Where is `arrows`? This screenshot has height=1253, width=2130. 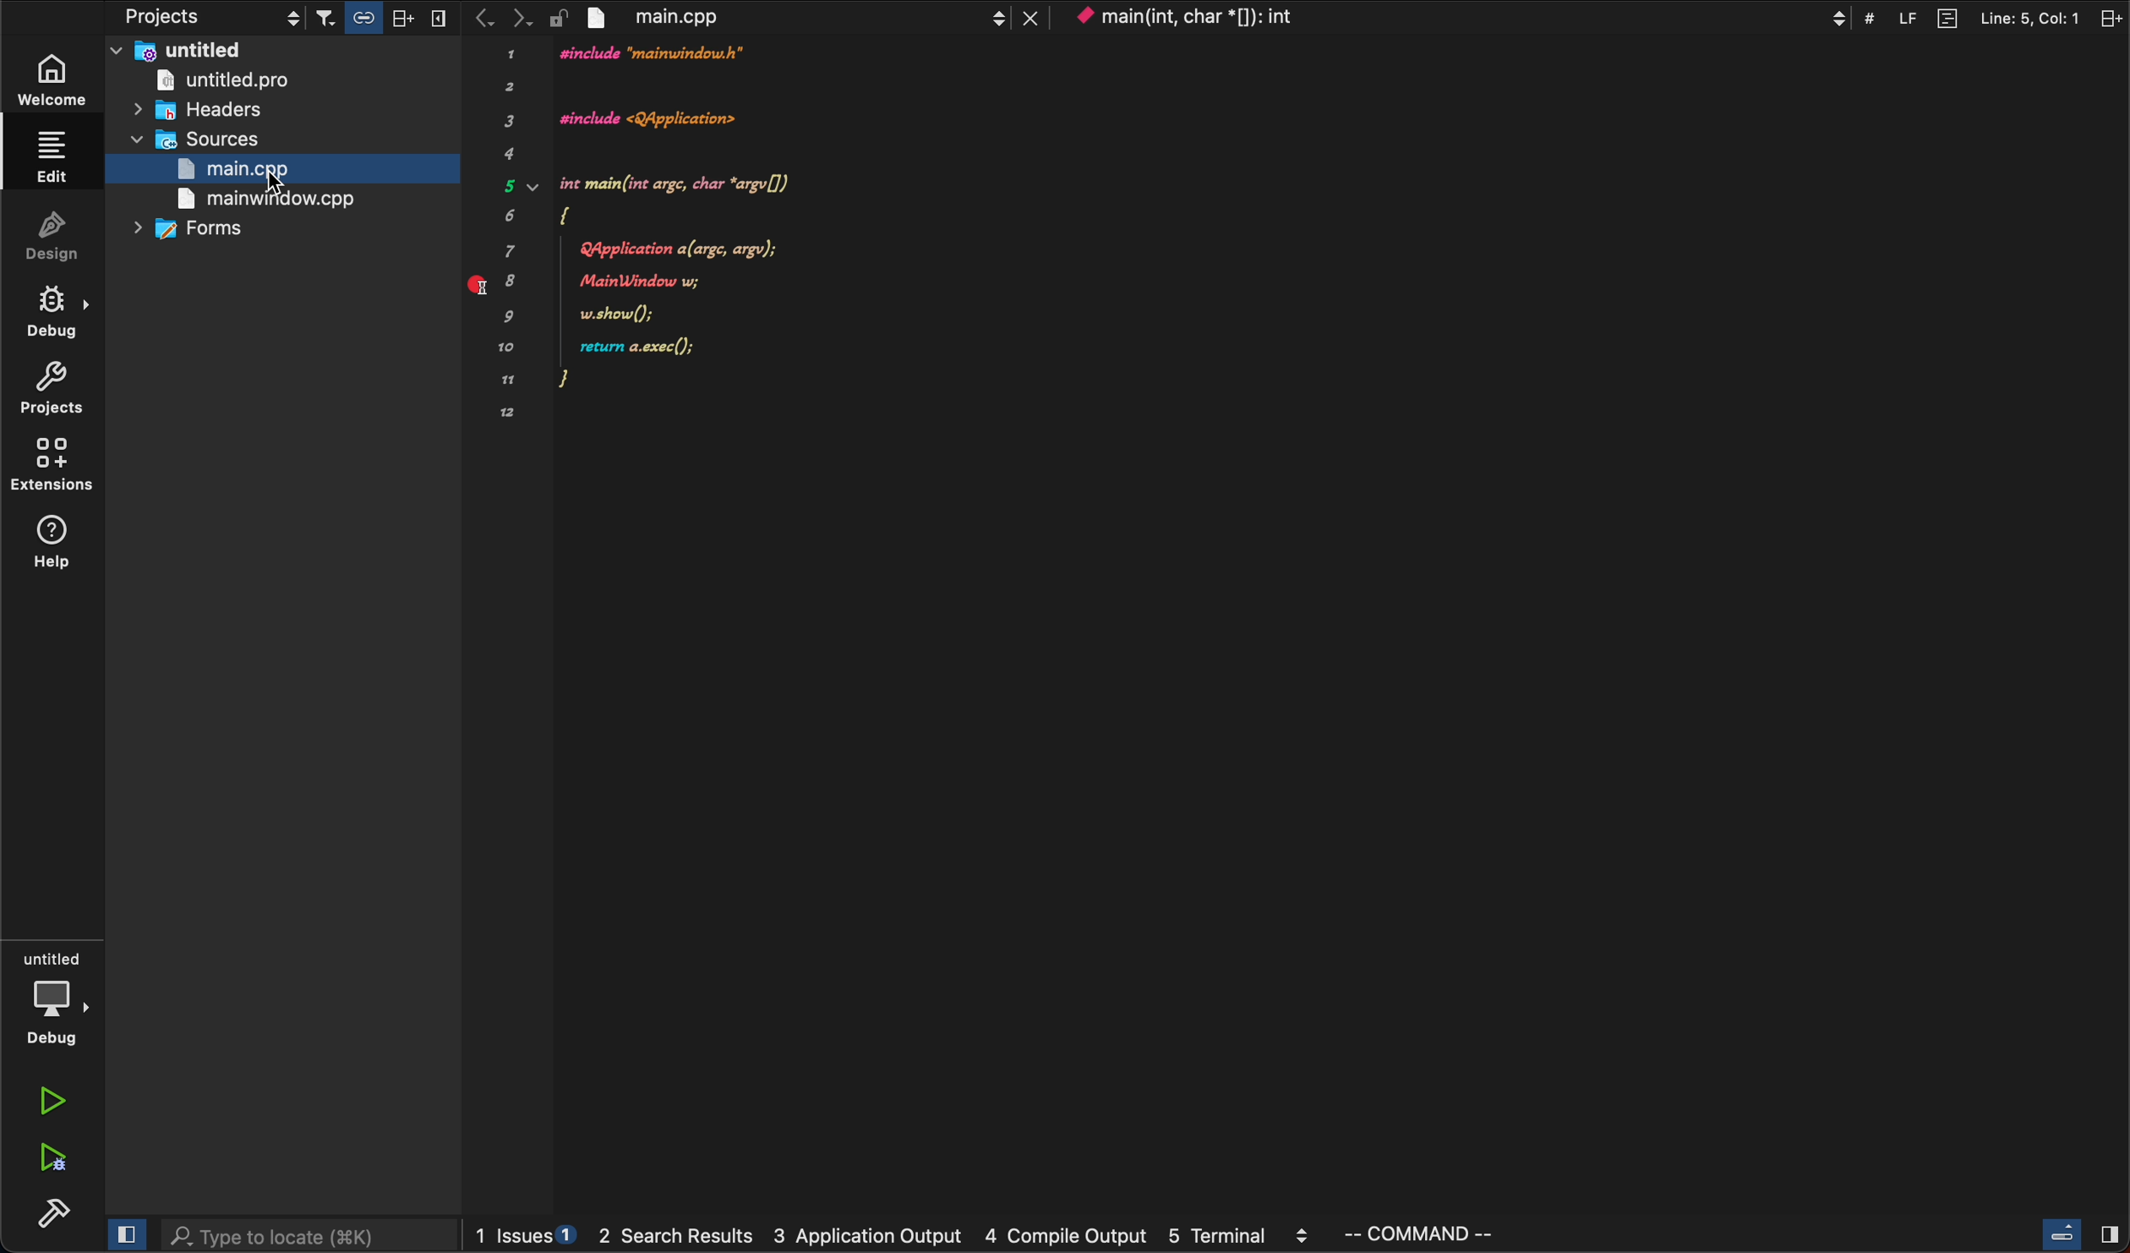
arrows is located at coordinates (495, 18).